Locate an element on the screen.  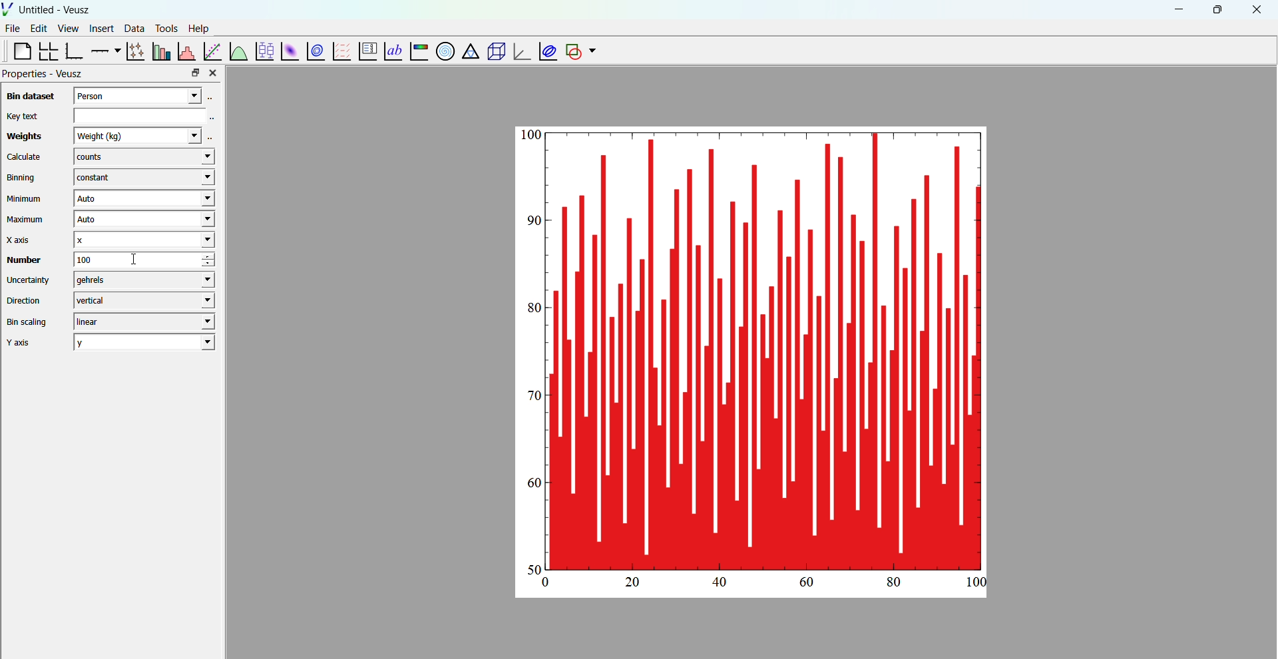
y - y axis drop down is located at coordinates (144, 342).